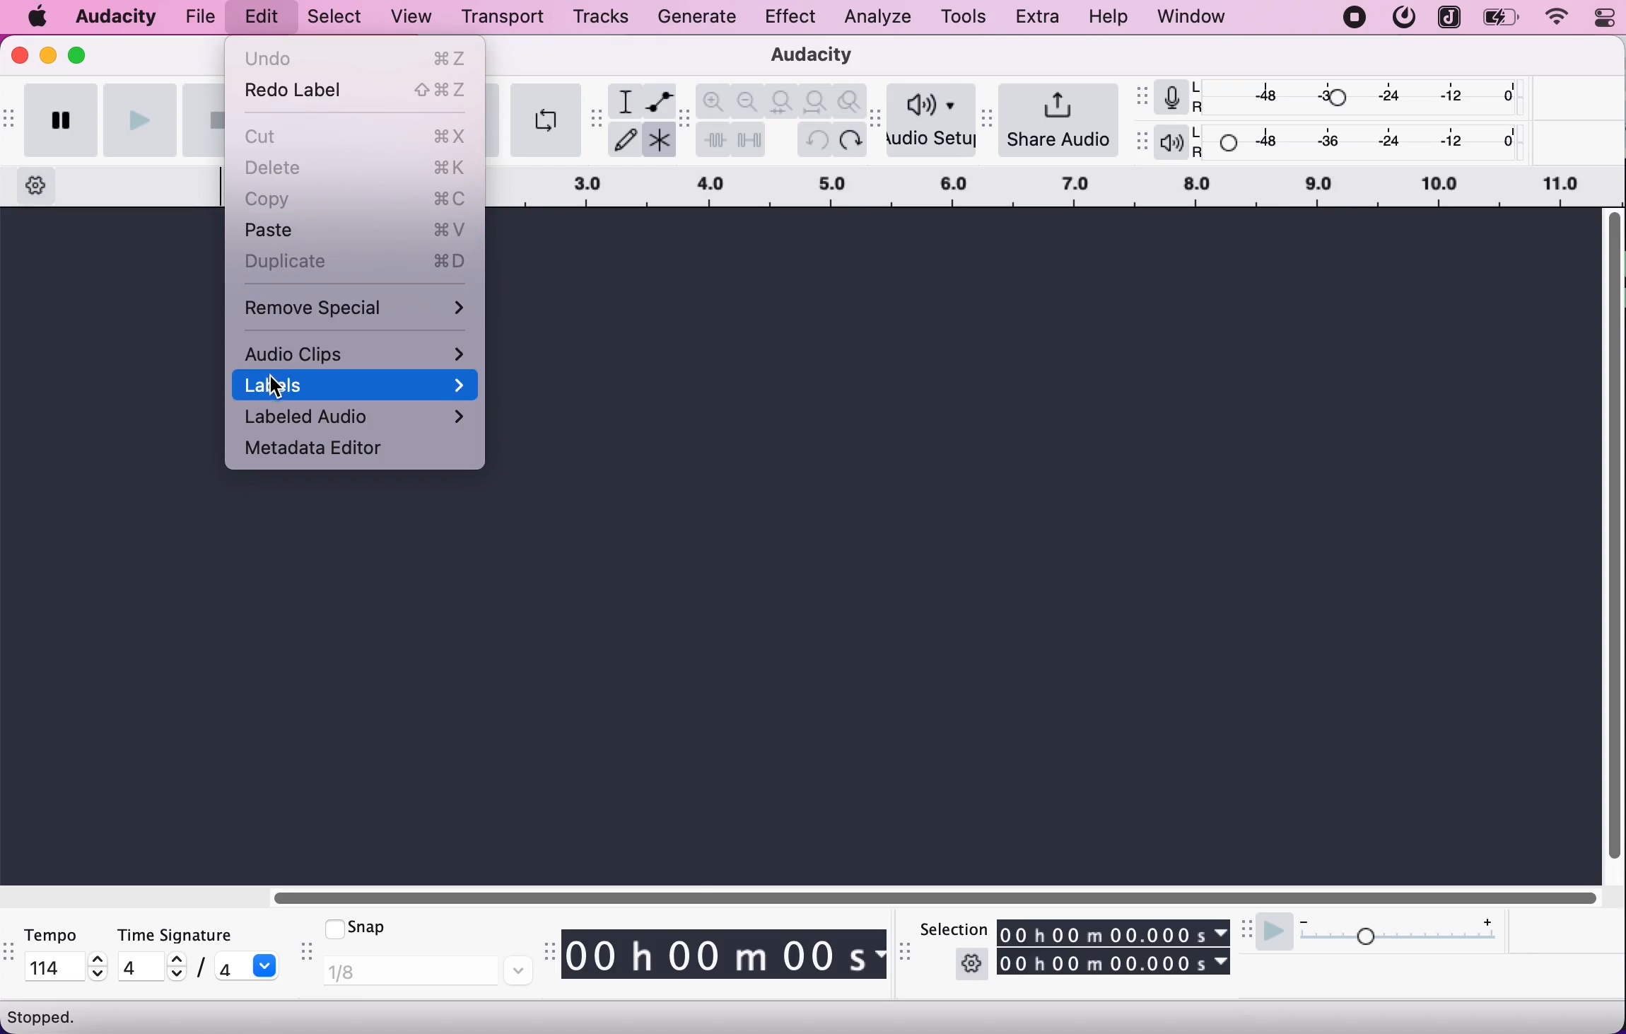  What do you see at coordinates (947, 896) in the screenshot?
I see `horizontal slider` at bounding box center [947, 896].